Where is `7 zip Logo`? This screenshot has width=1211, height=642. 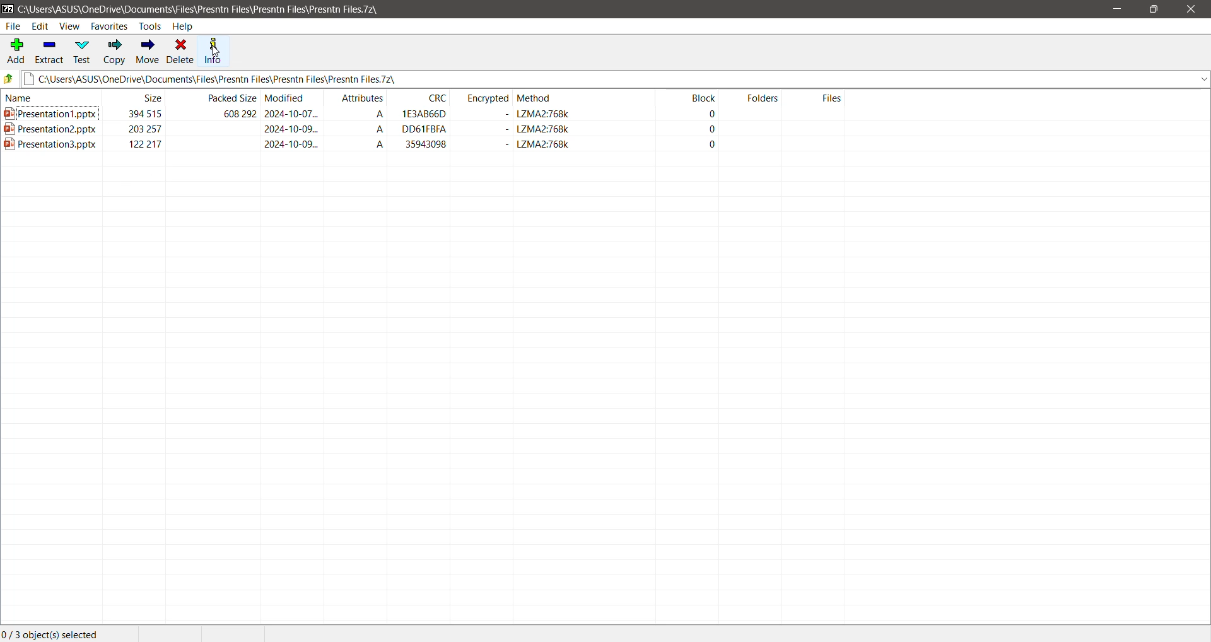
7 zip Logo is located at coordinates (8, 9).